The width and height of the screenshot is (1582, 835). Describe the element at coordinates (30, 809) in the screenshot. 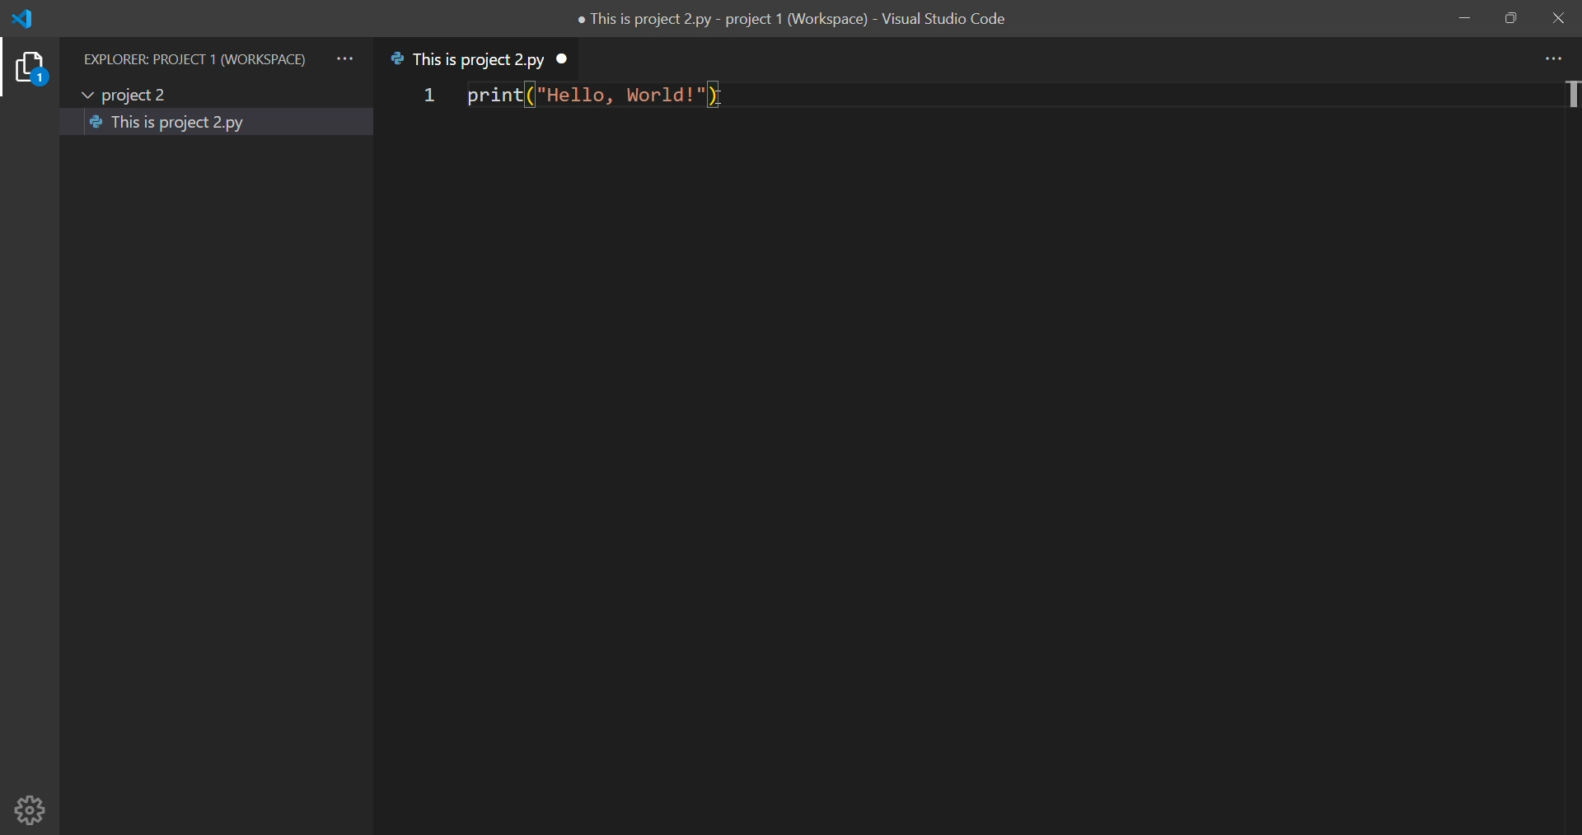

I see `settings` at that location.